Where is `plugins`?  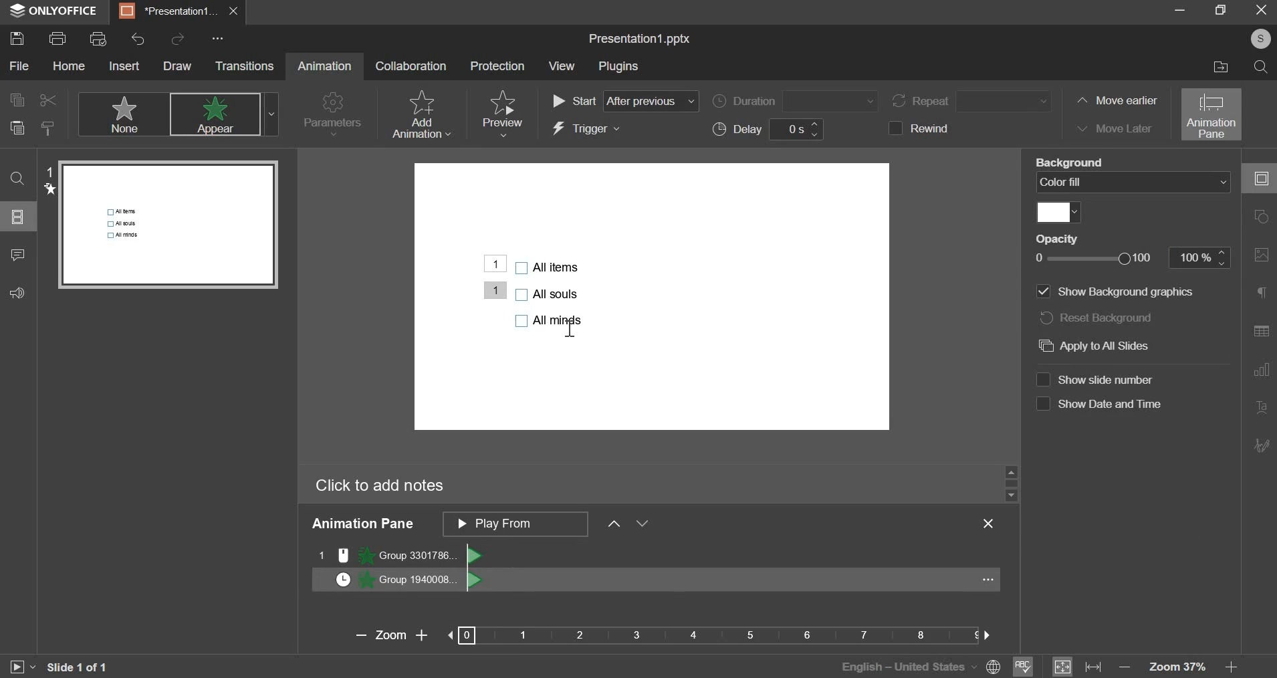
plugins is located at coordinates (617, 67).